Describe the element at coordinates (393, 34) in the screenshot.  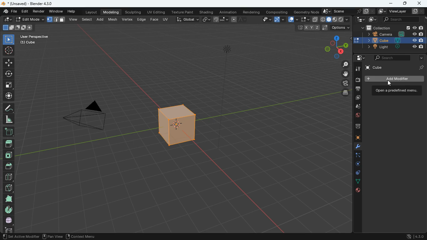
I see `camera` at that location.